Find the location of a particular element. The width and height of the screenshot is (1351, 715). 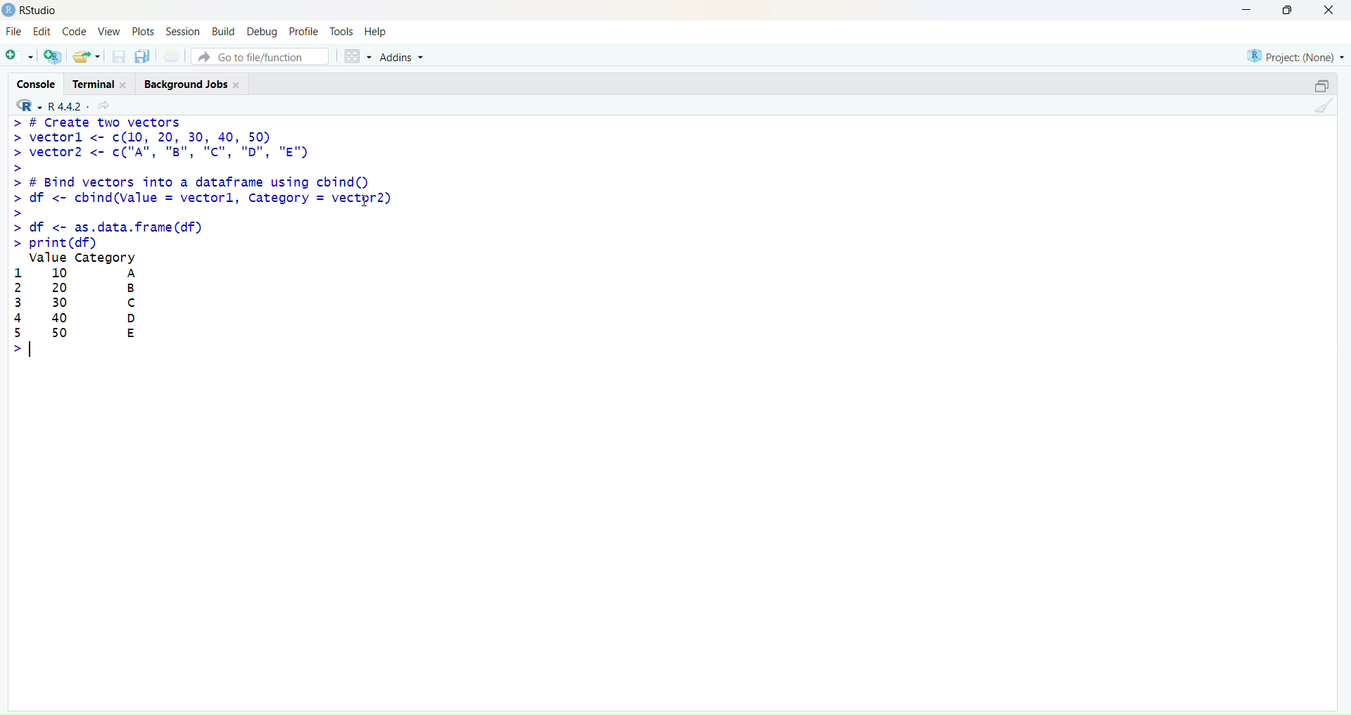

Build is located at coordinates (224, 30).